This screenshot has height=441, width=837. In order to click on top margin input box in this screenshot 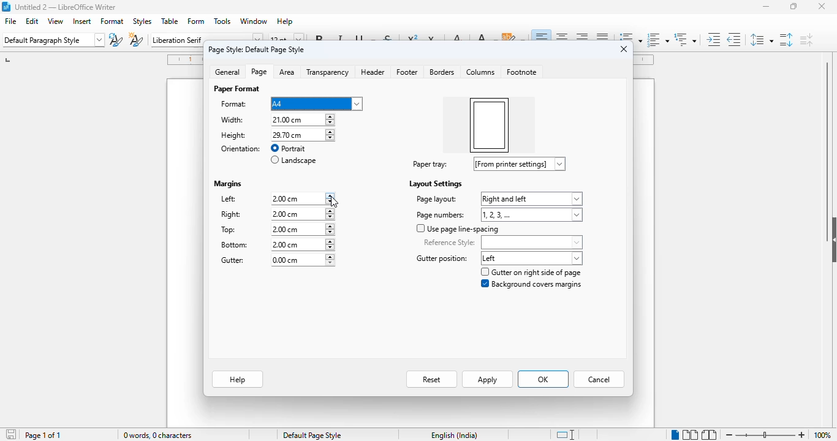, I will do `click(295, 228)`.